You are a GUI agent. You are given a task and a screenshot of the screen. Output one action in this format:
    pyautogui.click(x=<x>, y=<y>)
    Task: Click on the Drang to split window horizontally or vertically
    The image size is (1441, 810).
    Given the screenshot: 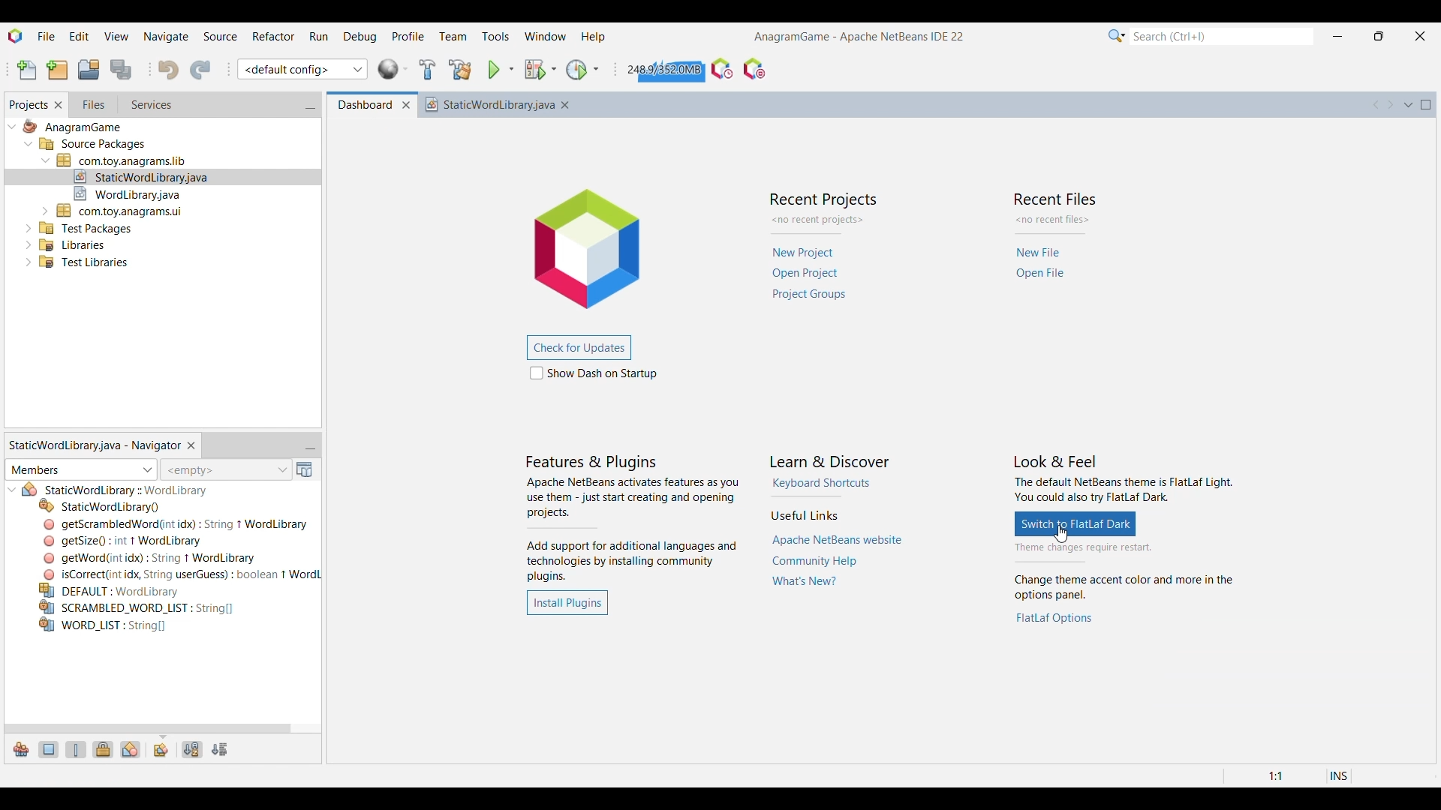 What is the action you would take?
    pyautogui.click(x=1427, y=129)
    